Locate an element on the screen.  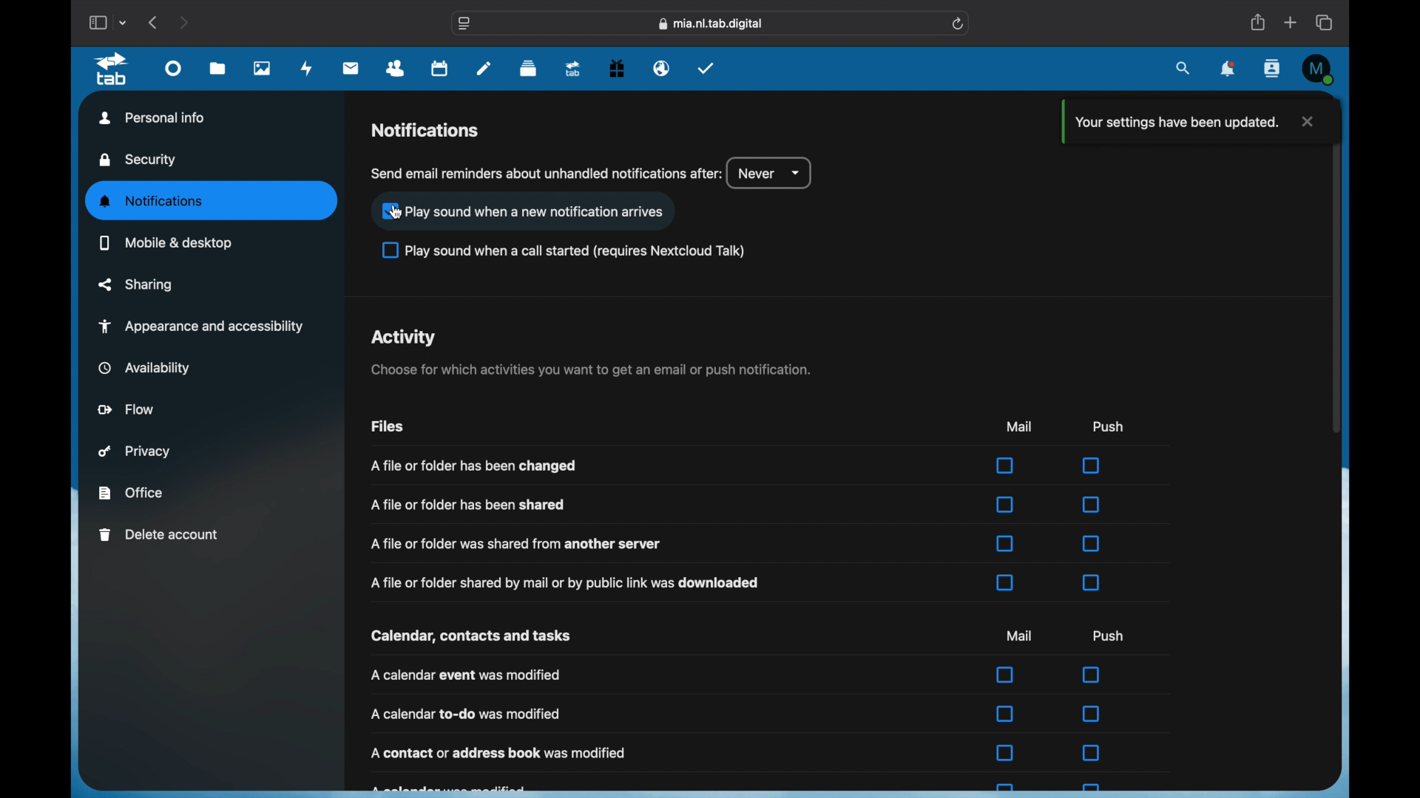
checkbox is located at coordinates (1004, 712).